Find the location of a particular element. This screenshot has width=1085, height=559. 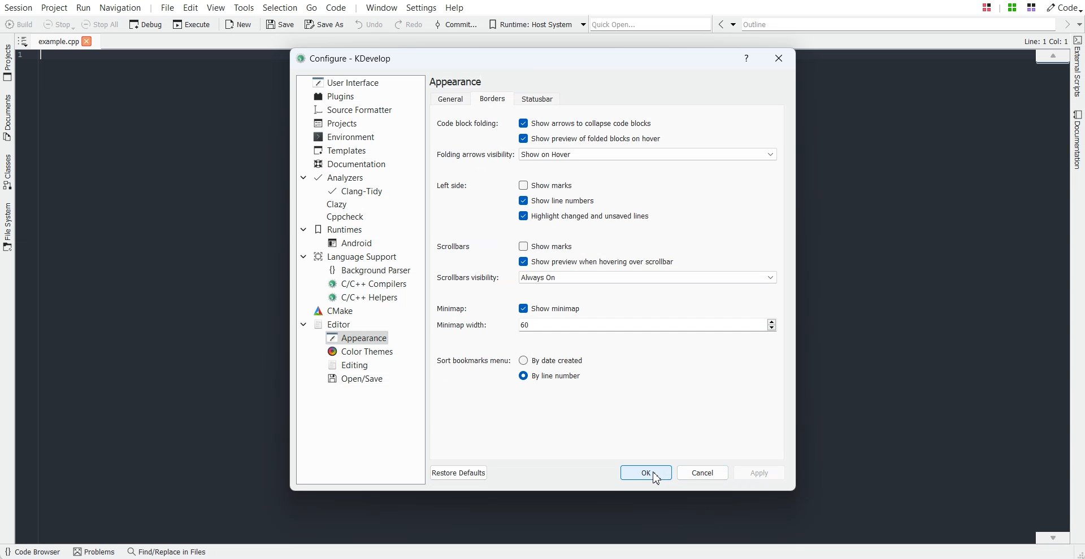

Documents is located at coordinates (7, 117).